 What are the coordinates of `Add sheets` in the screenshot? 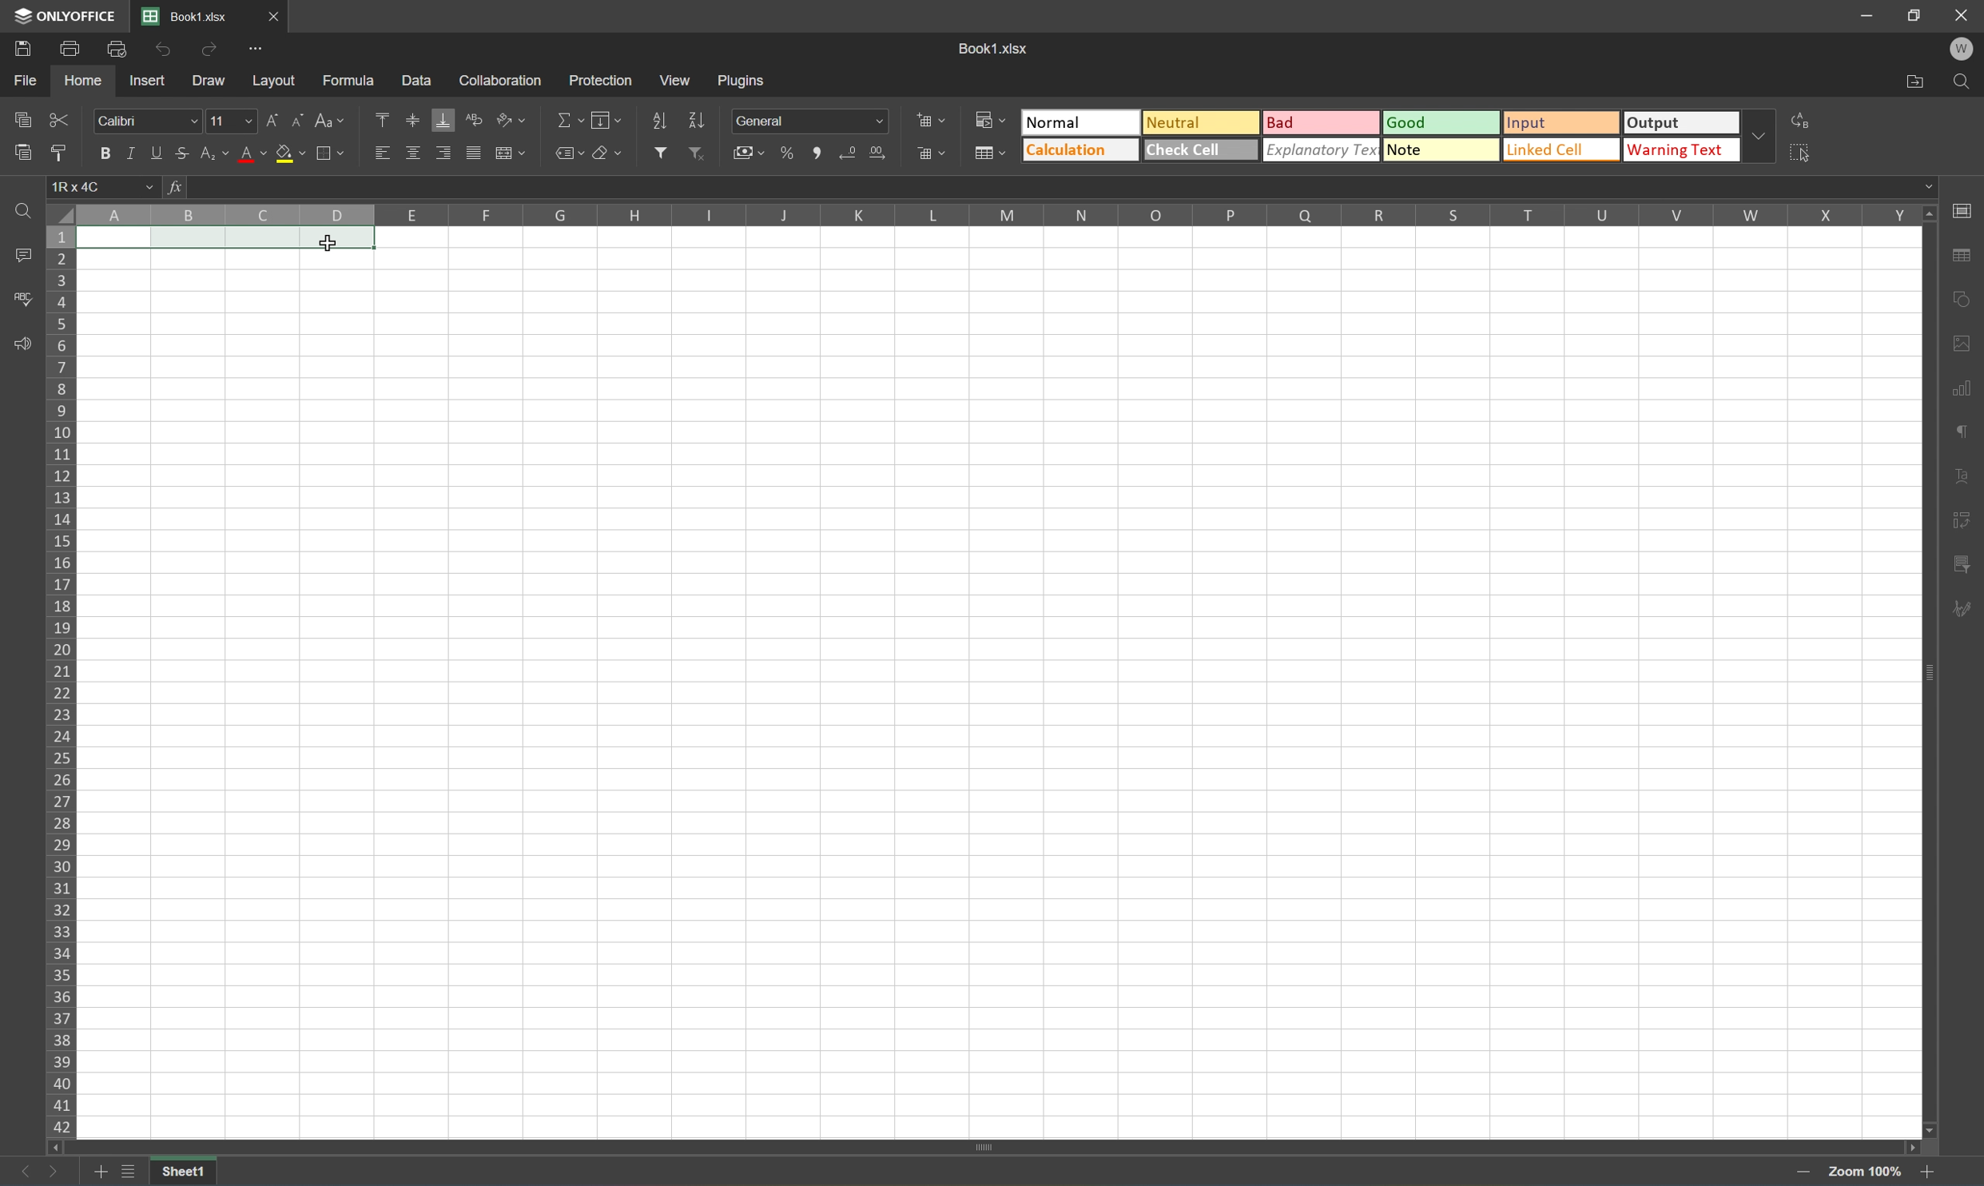 It's located at (100, 1175).